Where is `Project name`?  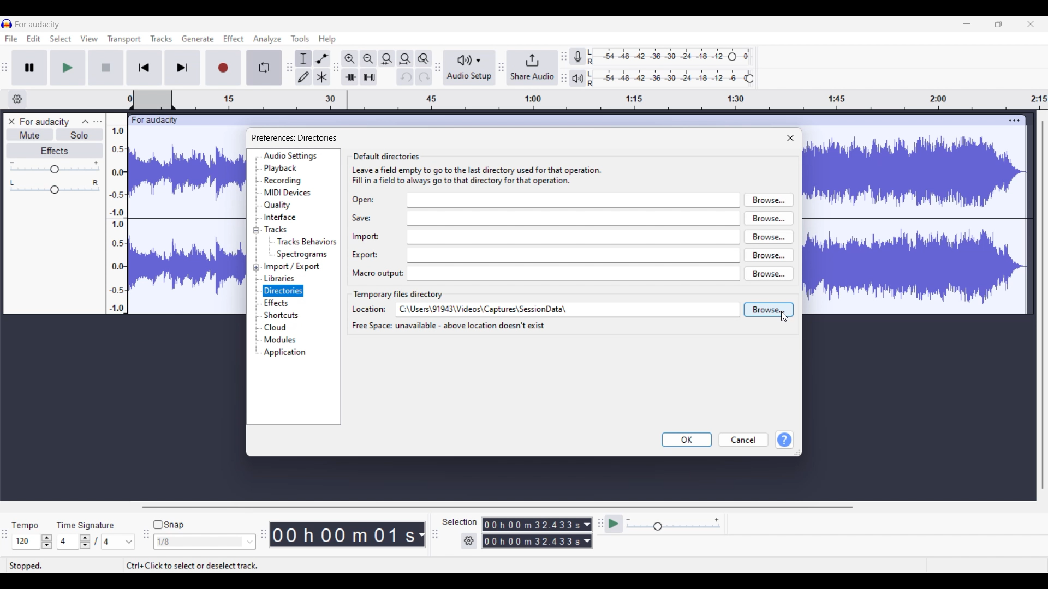 Project name is located at coordinates (38, 24).